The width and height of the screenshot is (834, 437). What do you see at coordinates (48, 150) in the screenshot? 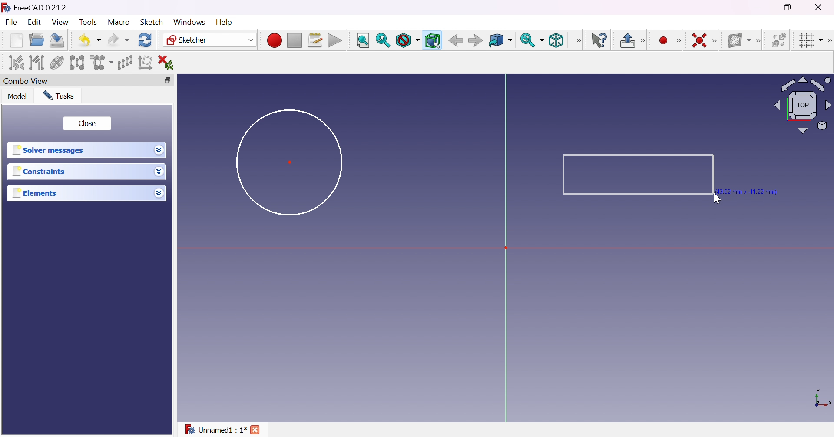
I see `Solver messages` at bounding box center [48, 150].